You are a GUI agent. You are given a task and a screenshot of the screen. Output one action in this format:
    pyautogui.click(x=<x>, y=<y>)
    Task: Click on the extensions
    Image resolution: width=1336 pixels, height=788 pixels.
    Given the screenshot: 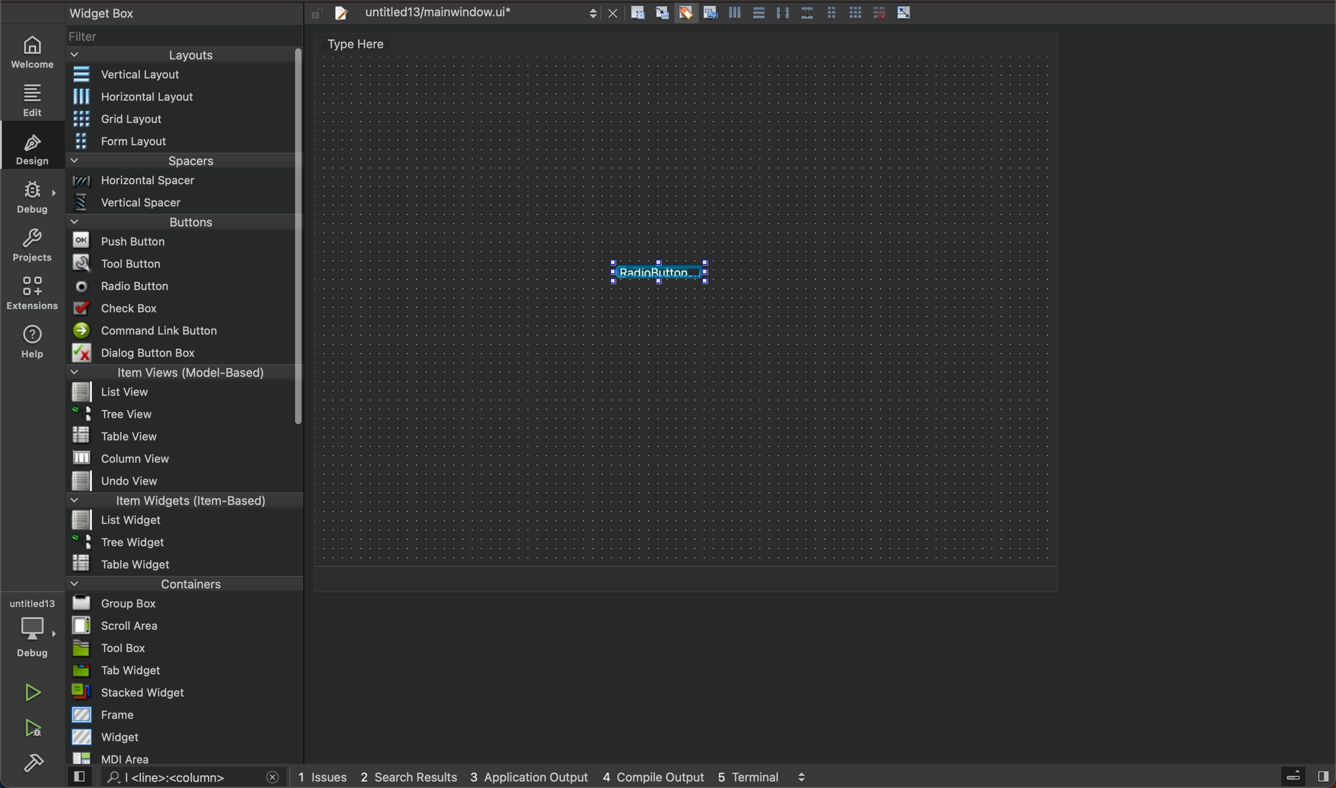 What is the action you would take?
    pyautogui.click(x=31, y=293)
    